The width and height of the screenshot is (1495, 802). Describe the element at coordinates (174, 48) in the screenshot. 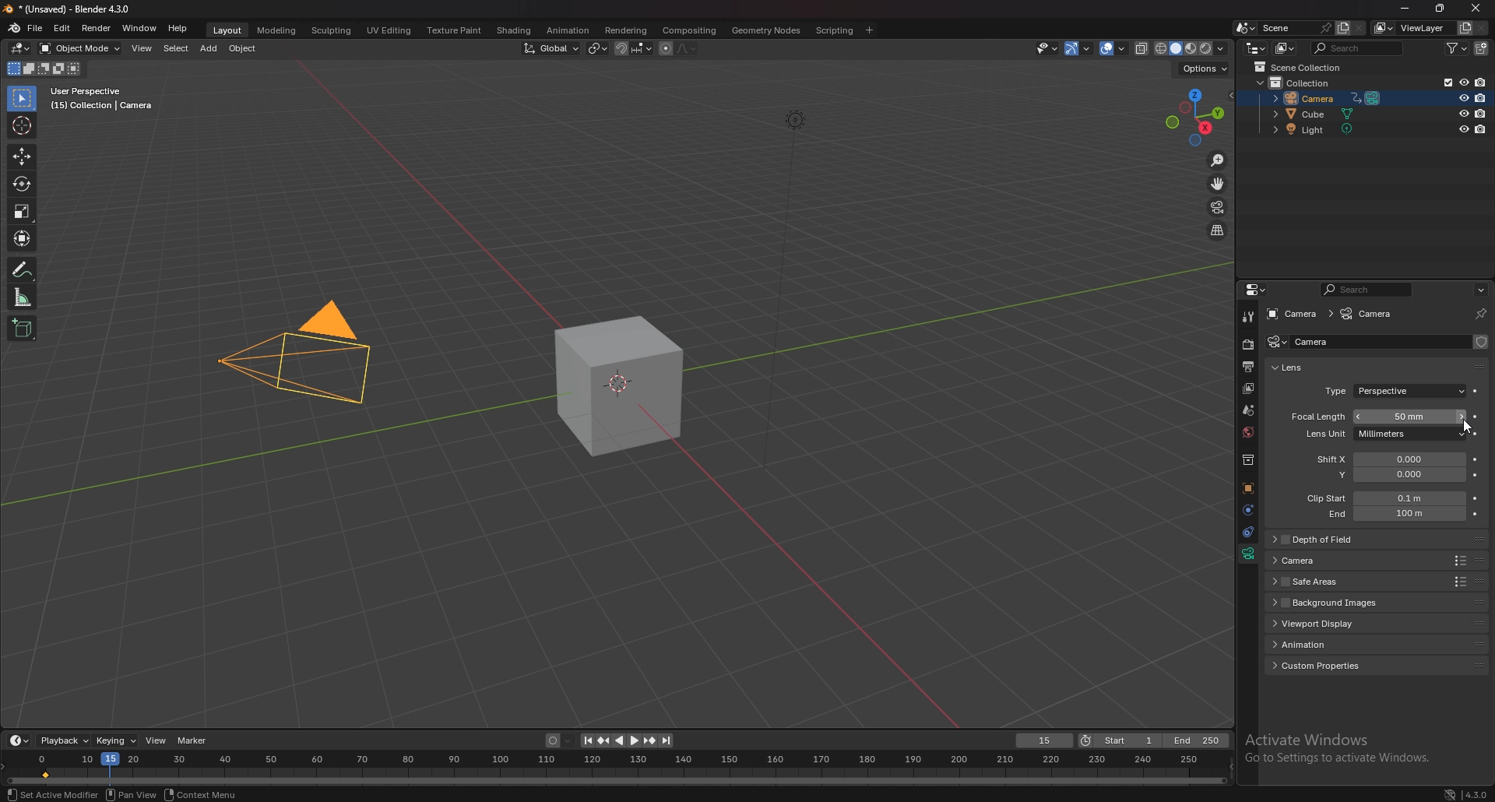

I see `select` at that location.